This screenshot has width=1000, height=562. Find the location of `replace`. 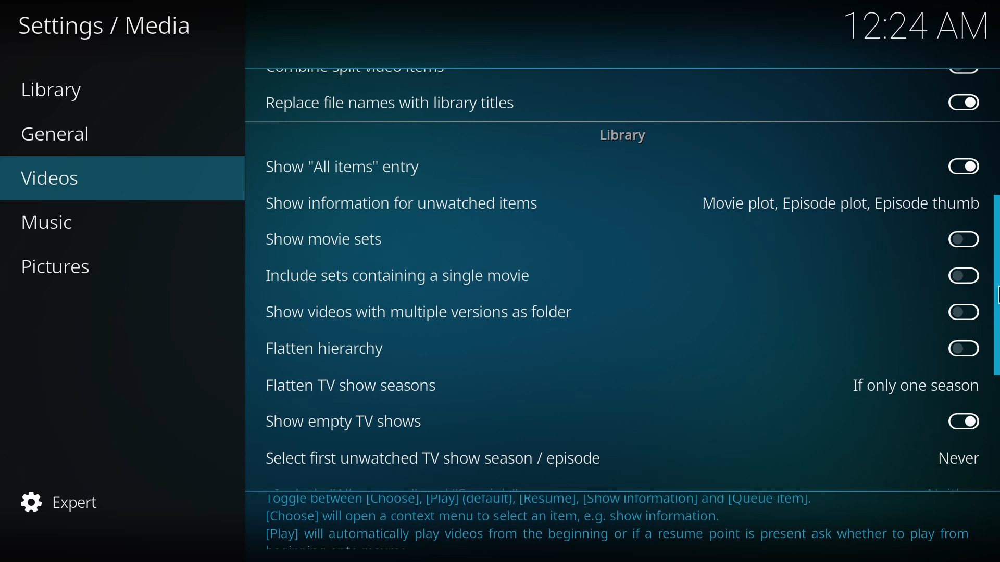

replace is located at coordinates (384, 105).